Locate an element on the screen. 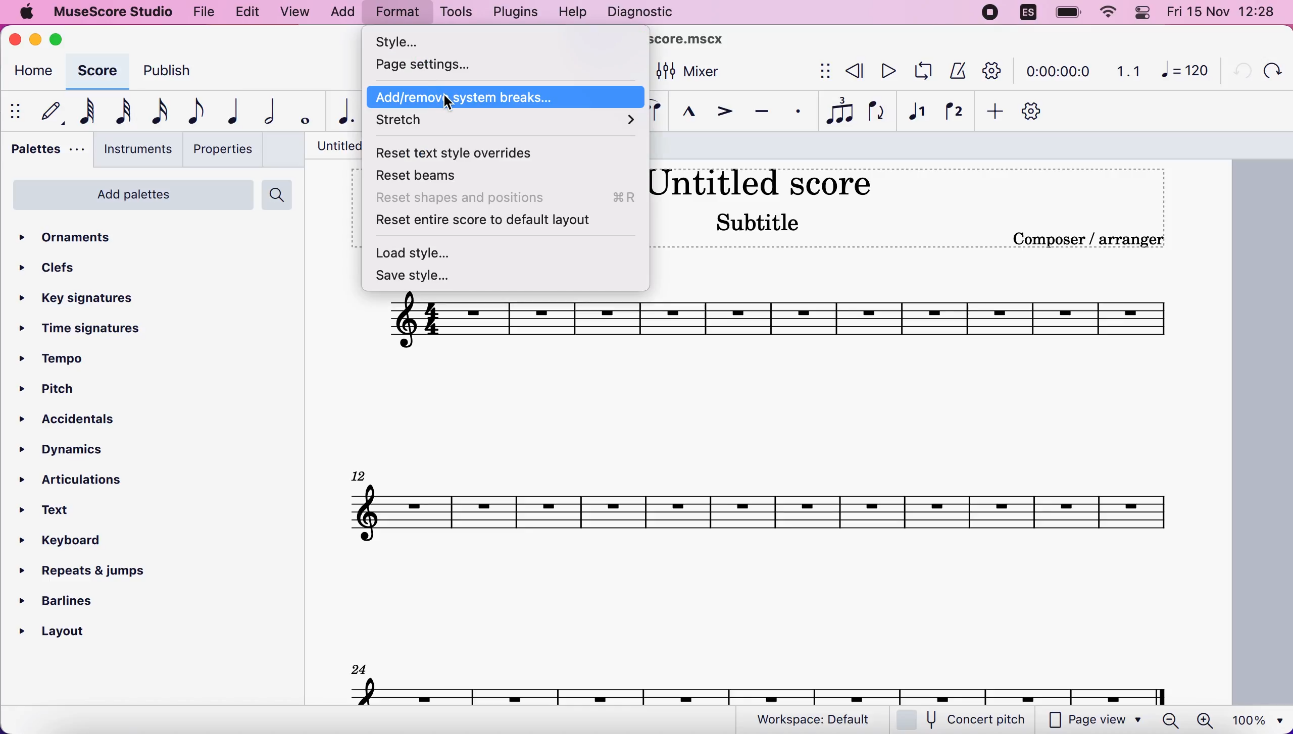 The image size is (1293, 734). redo is located at coordinates (1271, 70).